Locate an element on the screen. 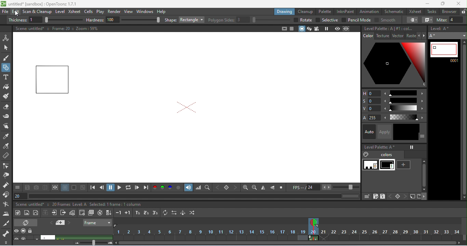 This screenshot has height=246, width=467. frame is located at coordinates (96, 223).